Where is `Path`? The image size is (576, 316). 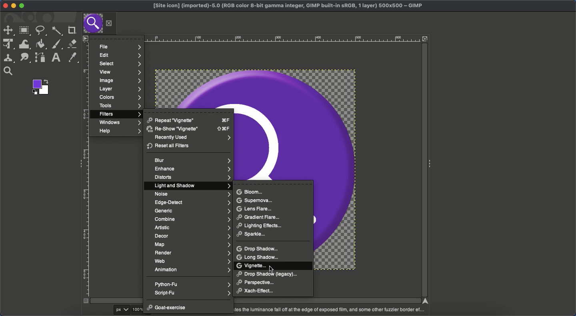
Path is located at coordinates (40, 57).